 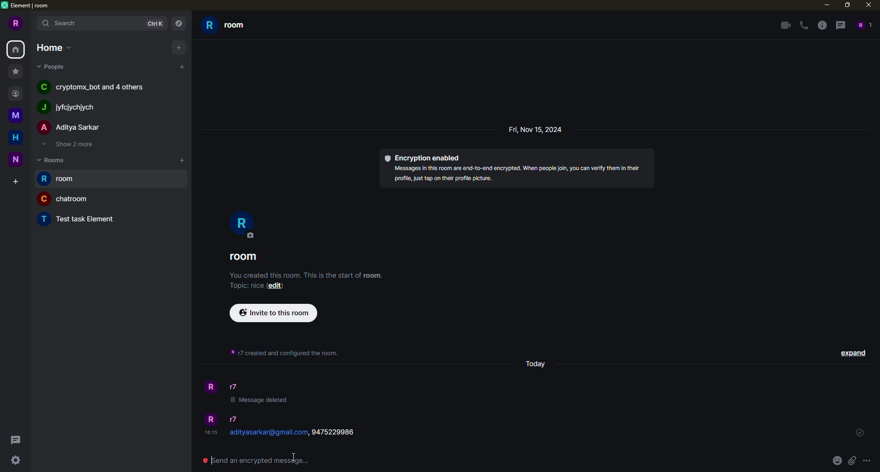 What do you see at coordinates (228, 26) in the screenshot?
I see `room` at bounding box center [228, 26].